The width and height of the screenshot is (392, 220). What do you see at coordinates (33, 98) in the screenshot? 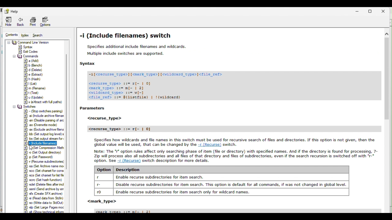
I see `update` at bounding box center [33, 98].